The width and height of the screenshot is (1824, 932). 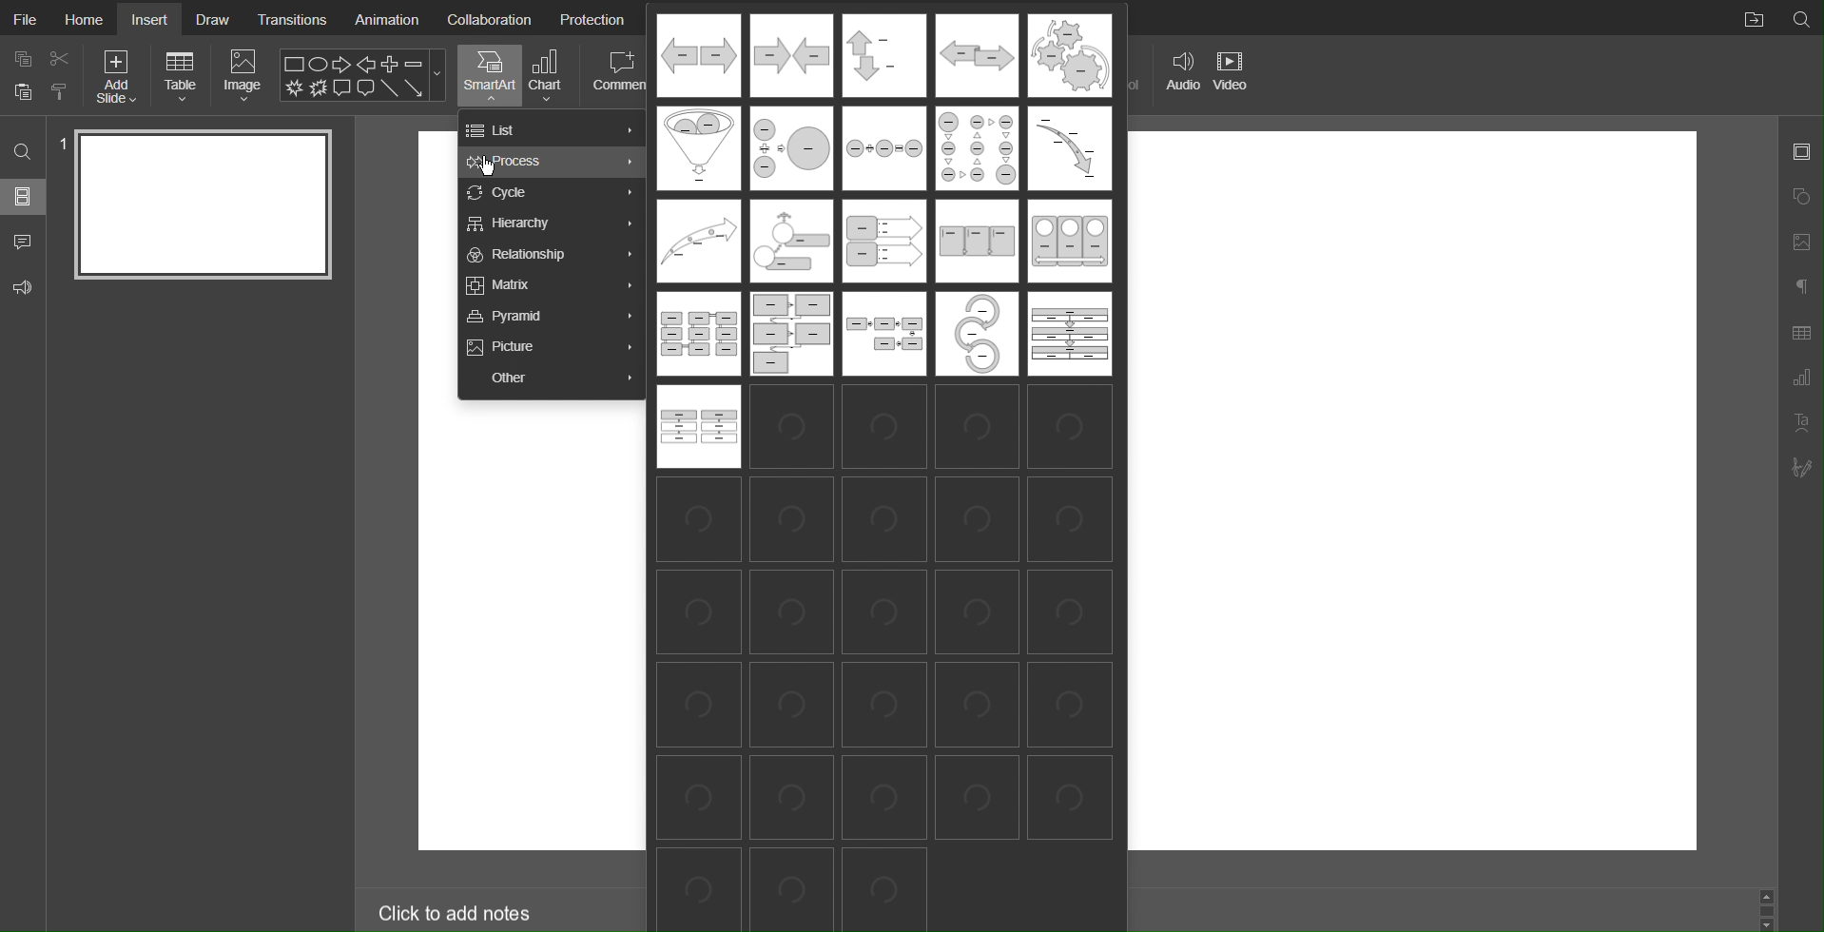 What do you see at coordinates (550, 77) in the screenshot?
I see `Chart` at bounding box center [550, 77].